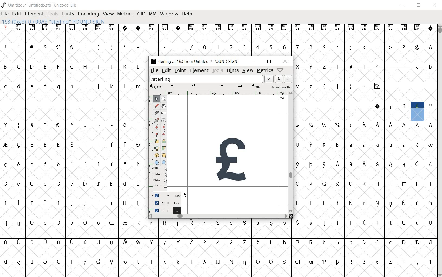 This screenshot has height=277, width=442. What do you see at coordinates (98, 223) in the screenshot?
I see `Symbol` at bounding box center [98, 223].